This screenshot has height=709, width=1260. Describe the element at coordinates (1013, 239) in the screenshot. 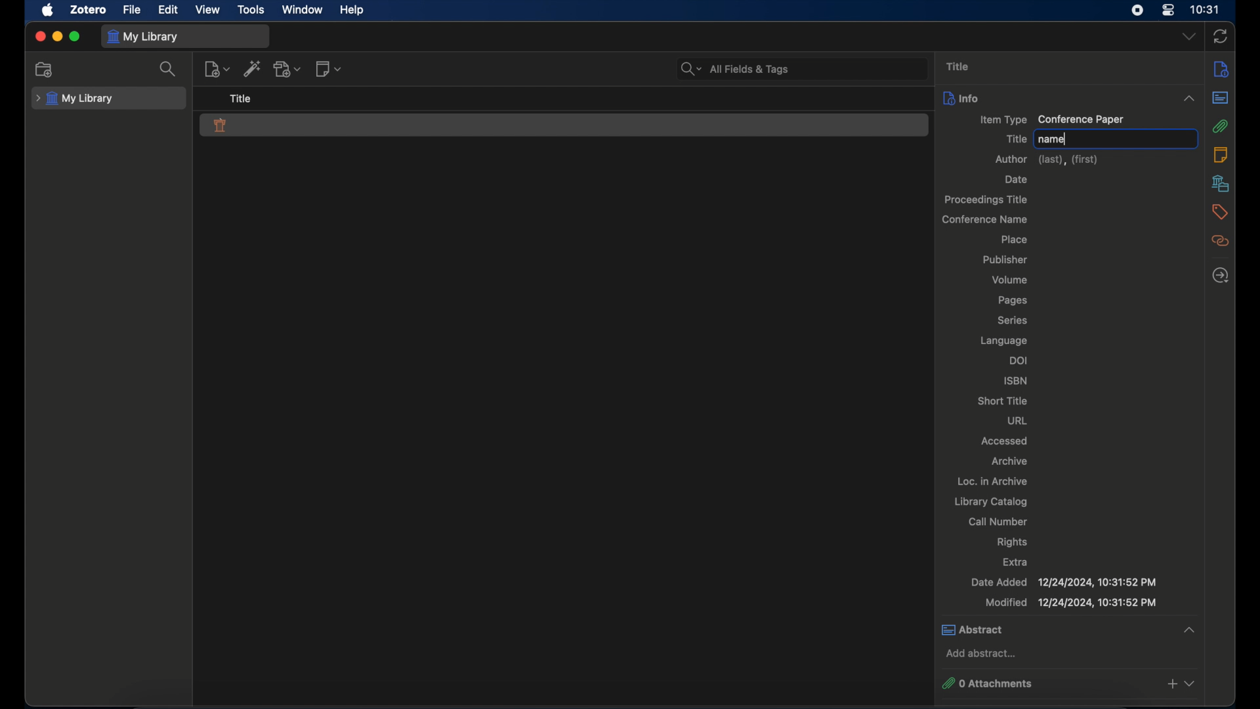

I see `place` at that location.